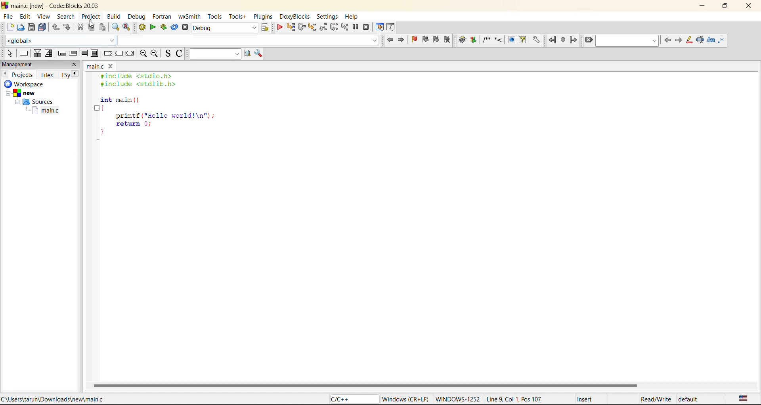 This screenshot has height=405, width=761. I want to click on break instruction, so click(109, 54).